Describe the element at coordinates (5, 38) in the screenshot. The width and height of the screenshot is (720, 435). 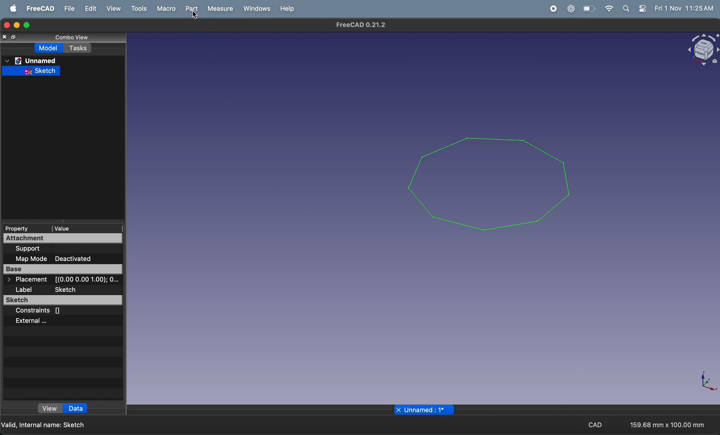
I see `close` at that location.